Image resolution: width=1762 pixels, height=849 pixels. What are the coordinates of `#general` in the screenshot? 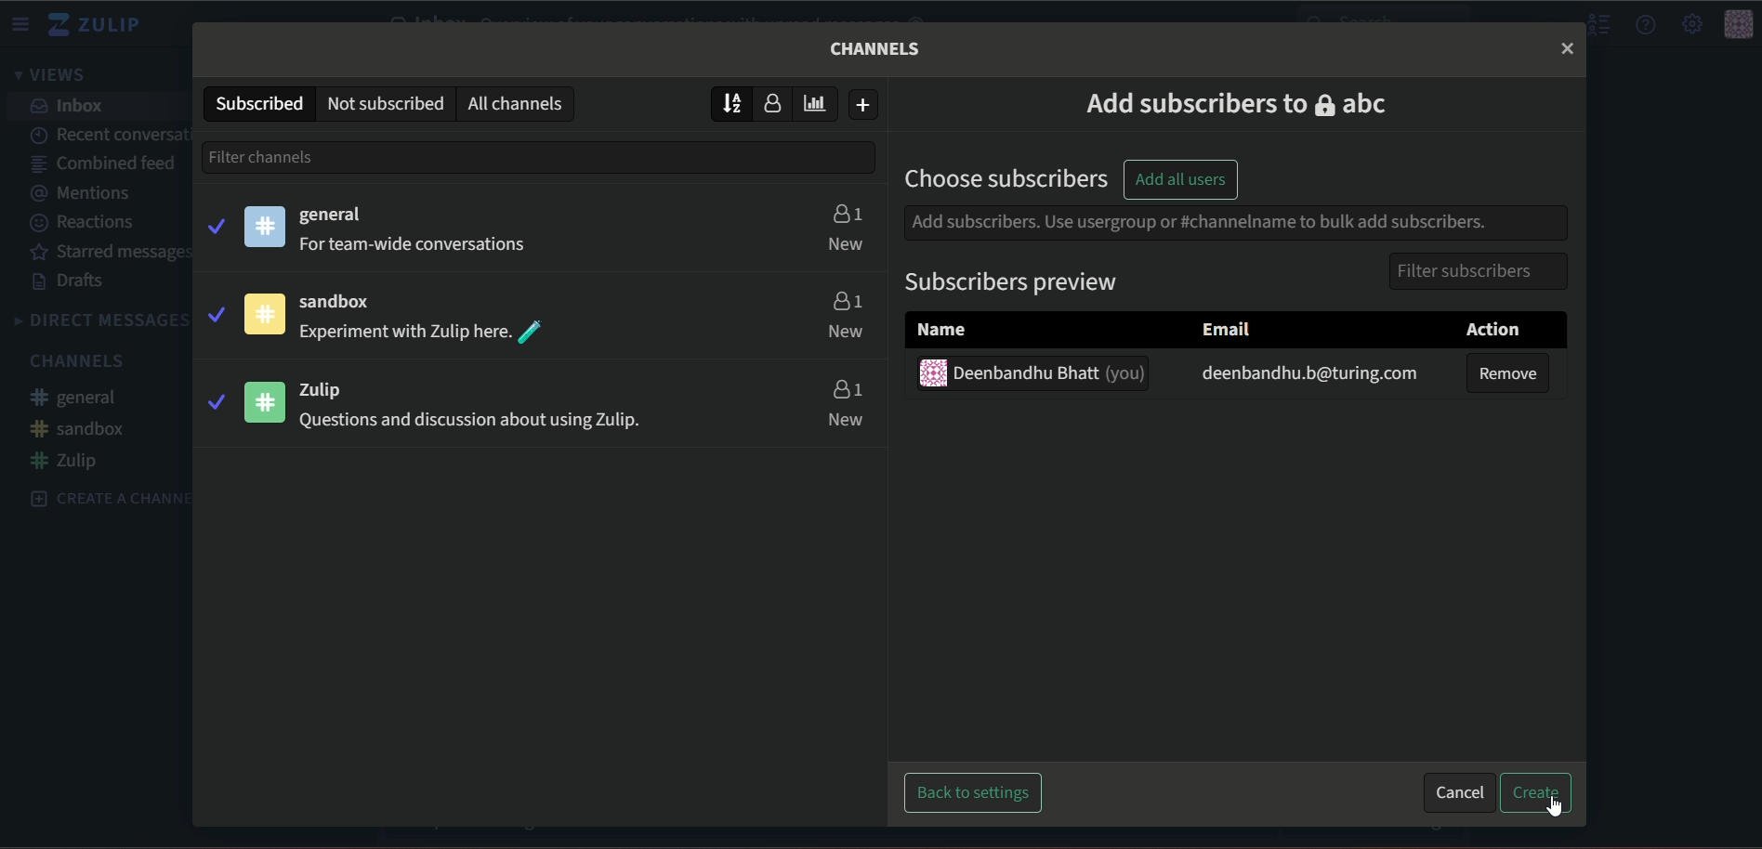 It's located at (83, 399).